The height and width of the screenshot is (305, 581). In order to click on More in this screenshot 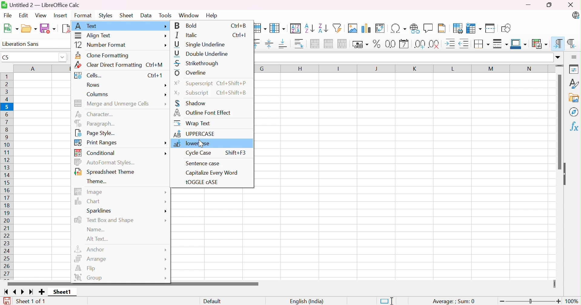, I will do `click(166, 106)`.